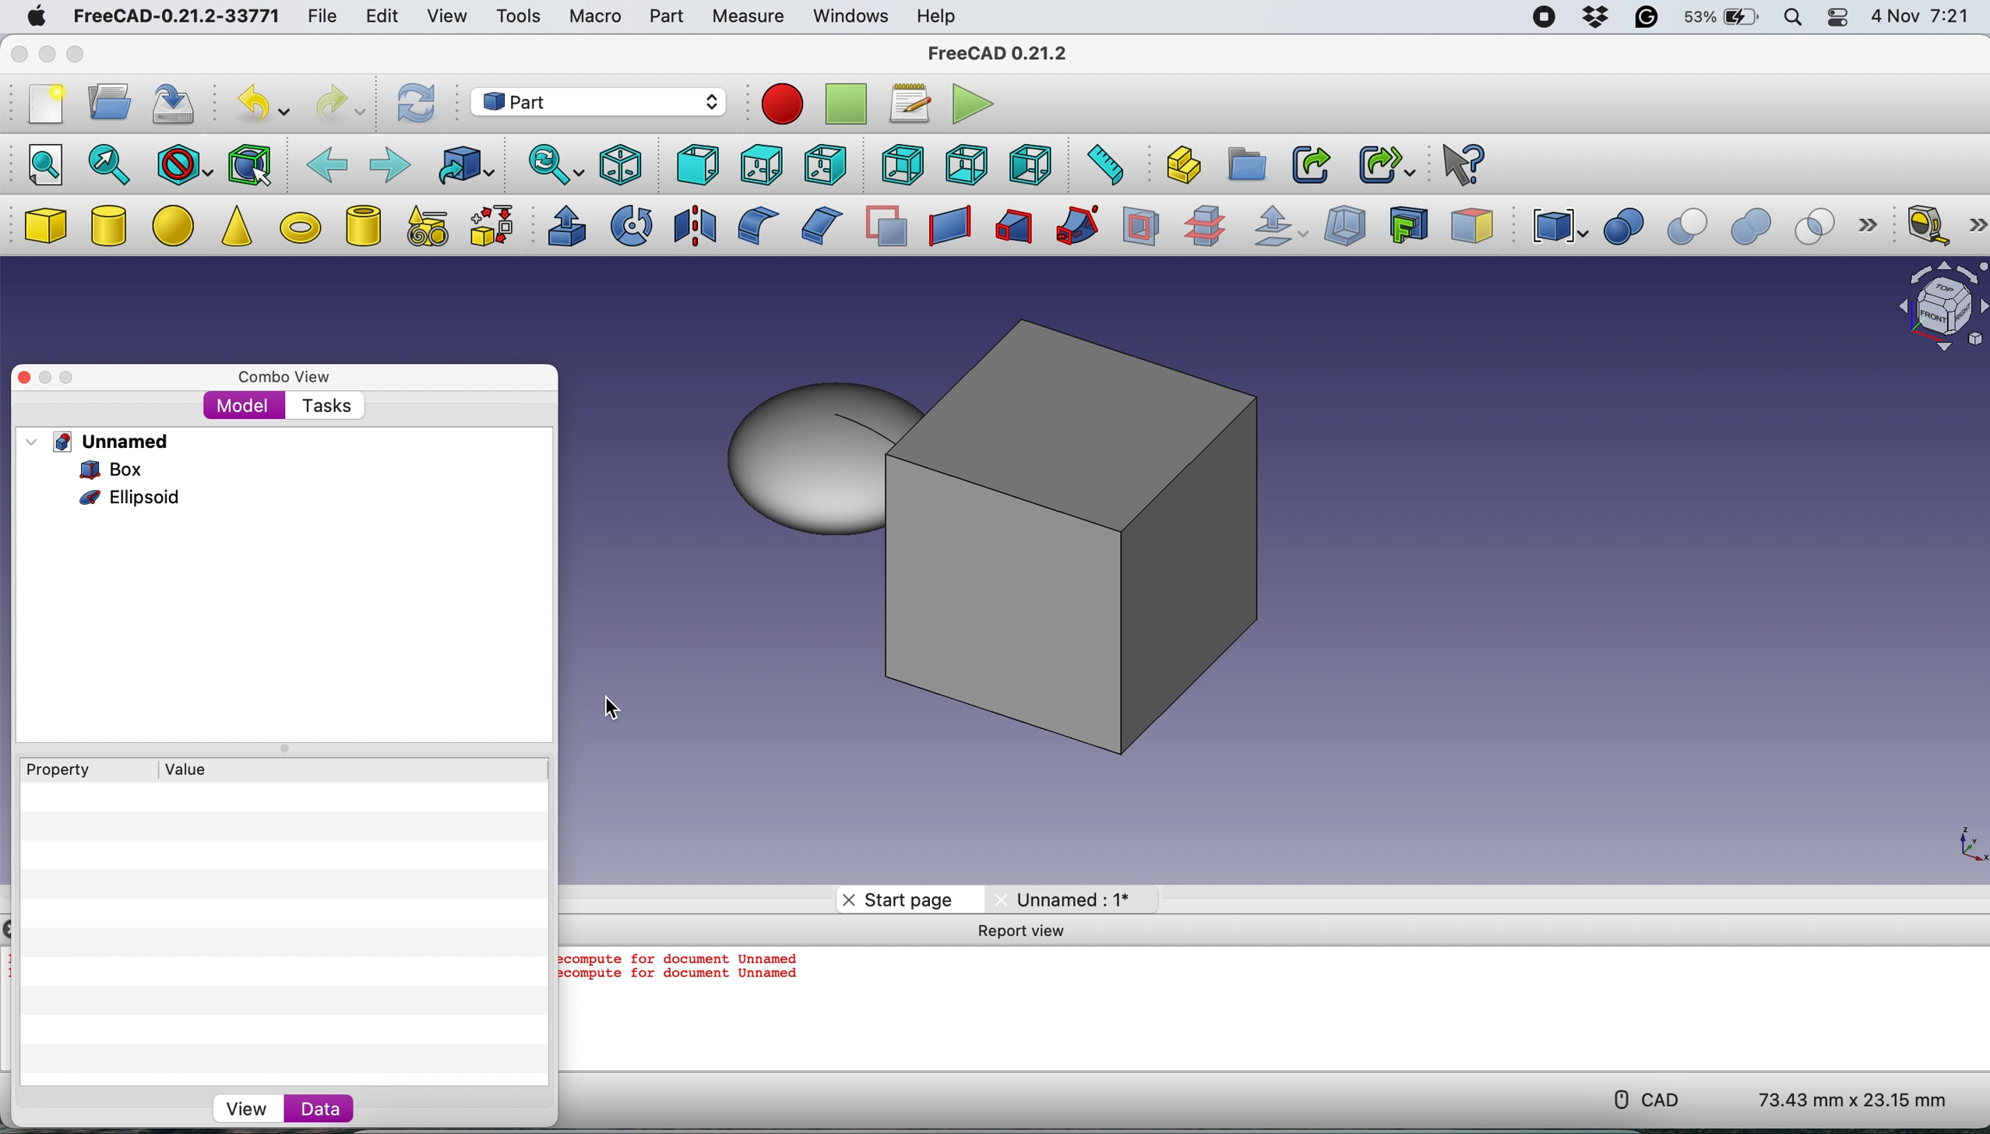 The width and height of the screenshot is (1990, 1134). I want to click on What's this?, so click(1460, 163).